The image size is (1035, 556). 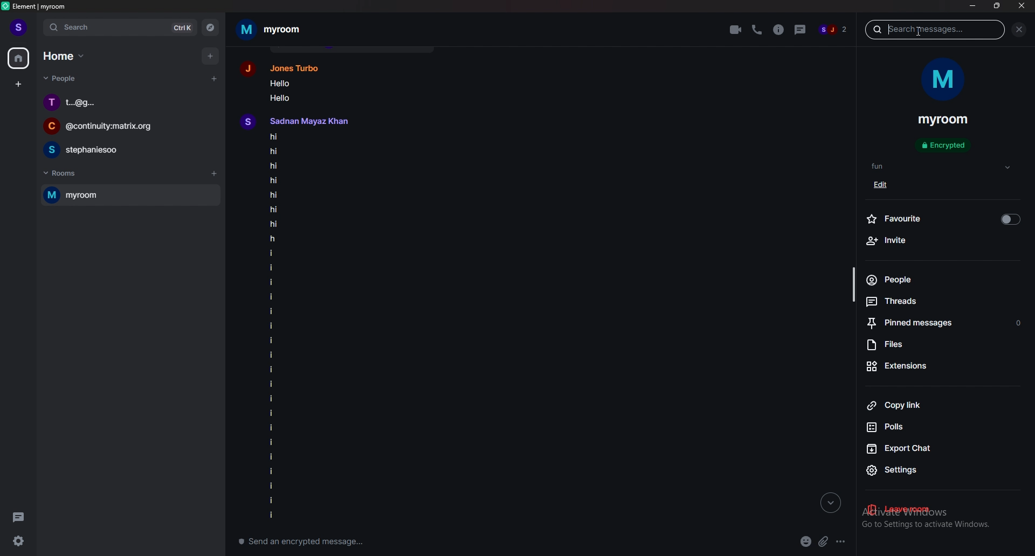 I want to click on cursor, so click(x=916, y=33).